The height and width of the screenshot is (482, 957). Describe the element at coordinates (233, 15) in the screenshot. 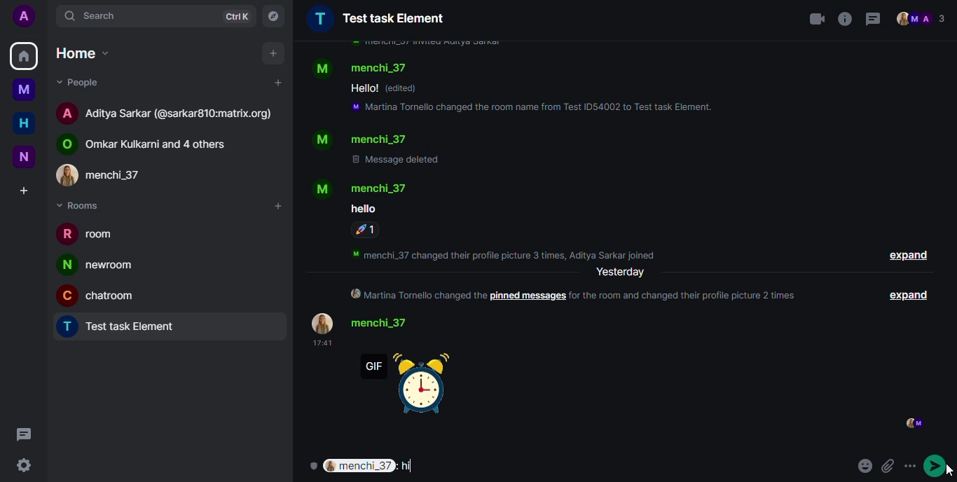

I see `ctrlK` at that location.